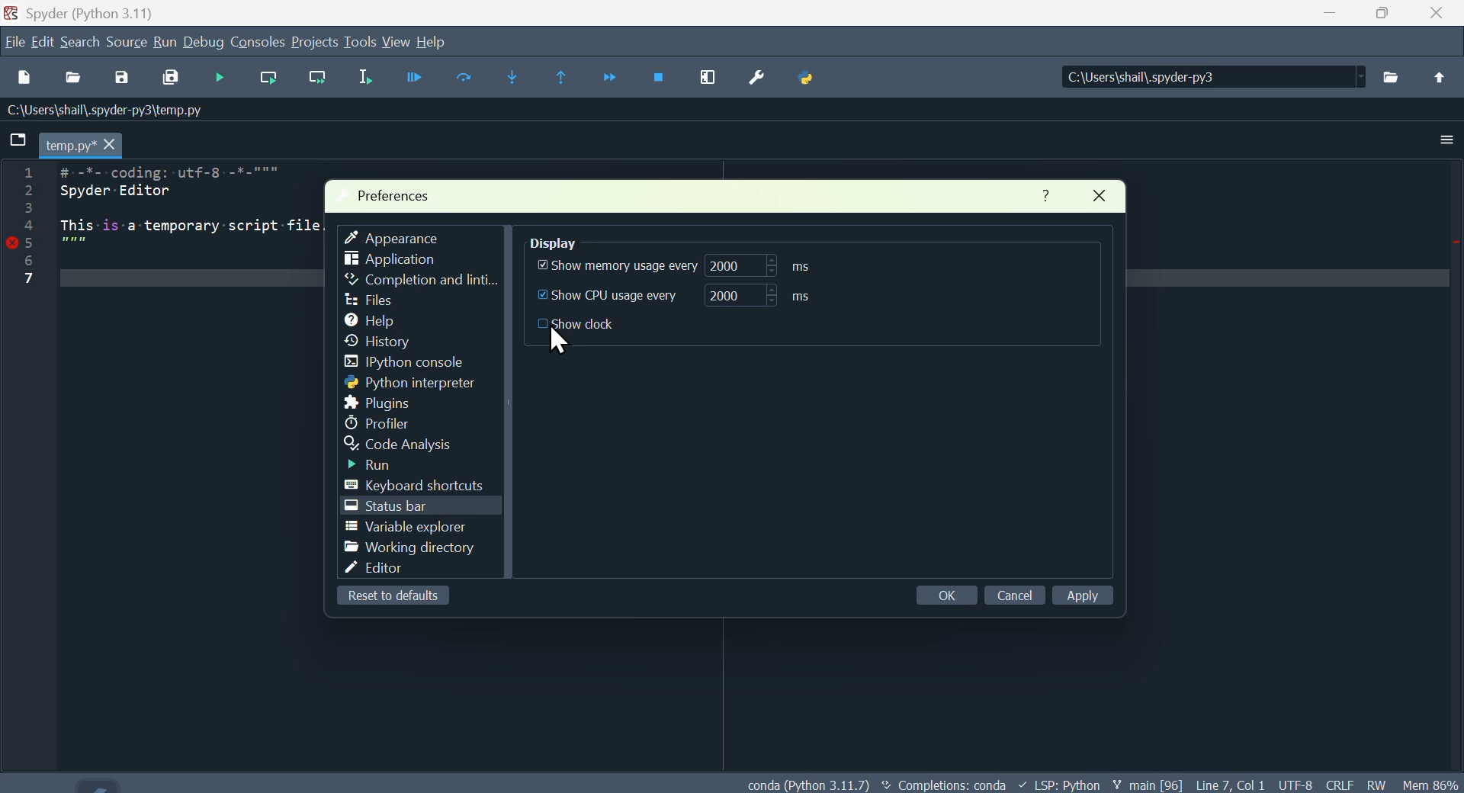 The image size is (1464, 793). Describe the element at coordinates (563, 79) in the screenshot. I see `Continue execution until same function returns` at that location.